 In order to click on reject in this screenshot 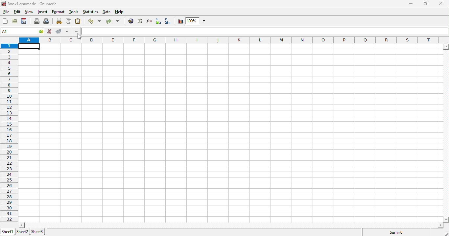, I will do `click(62, 31)`.